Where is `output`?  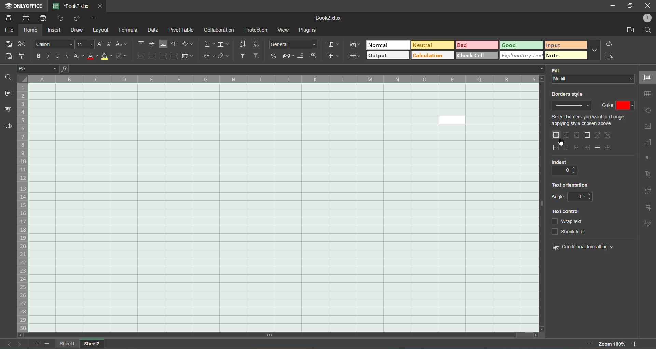 output is located at coordinates (387, 56).